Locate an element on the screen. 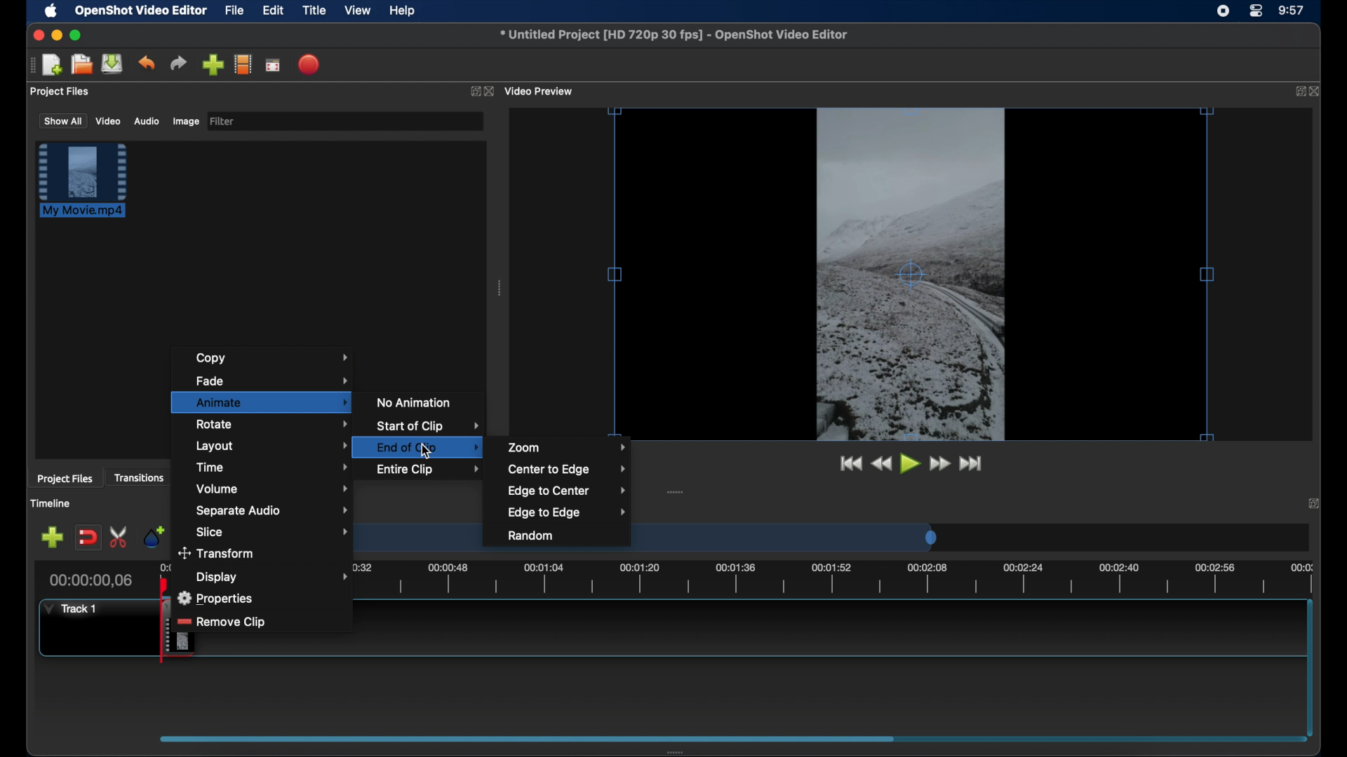 The image size is (1347, 757). save files is located at coordinates (114, 64).